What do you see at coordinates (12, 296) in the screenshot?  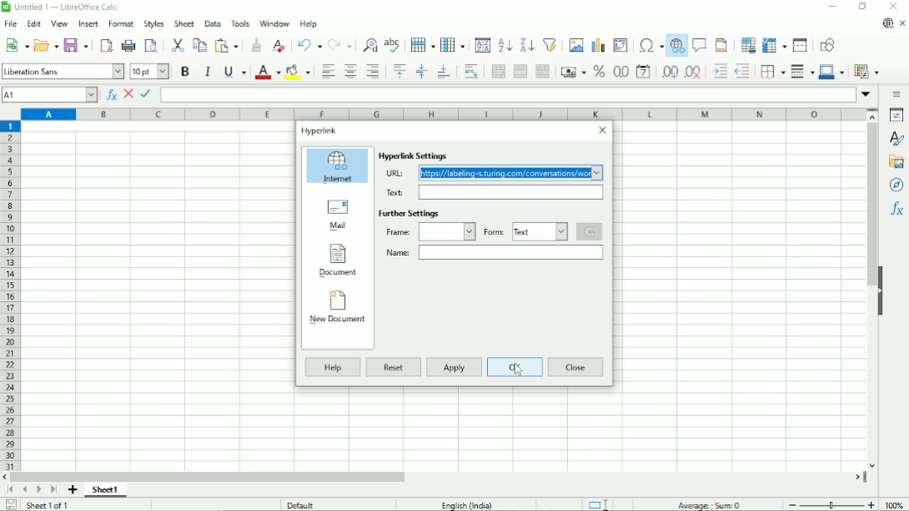 I see `Row headings` at bounding box center [12, 296].